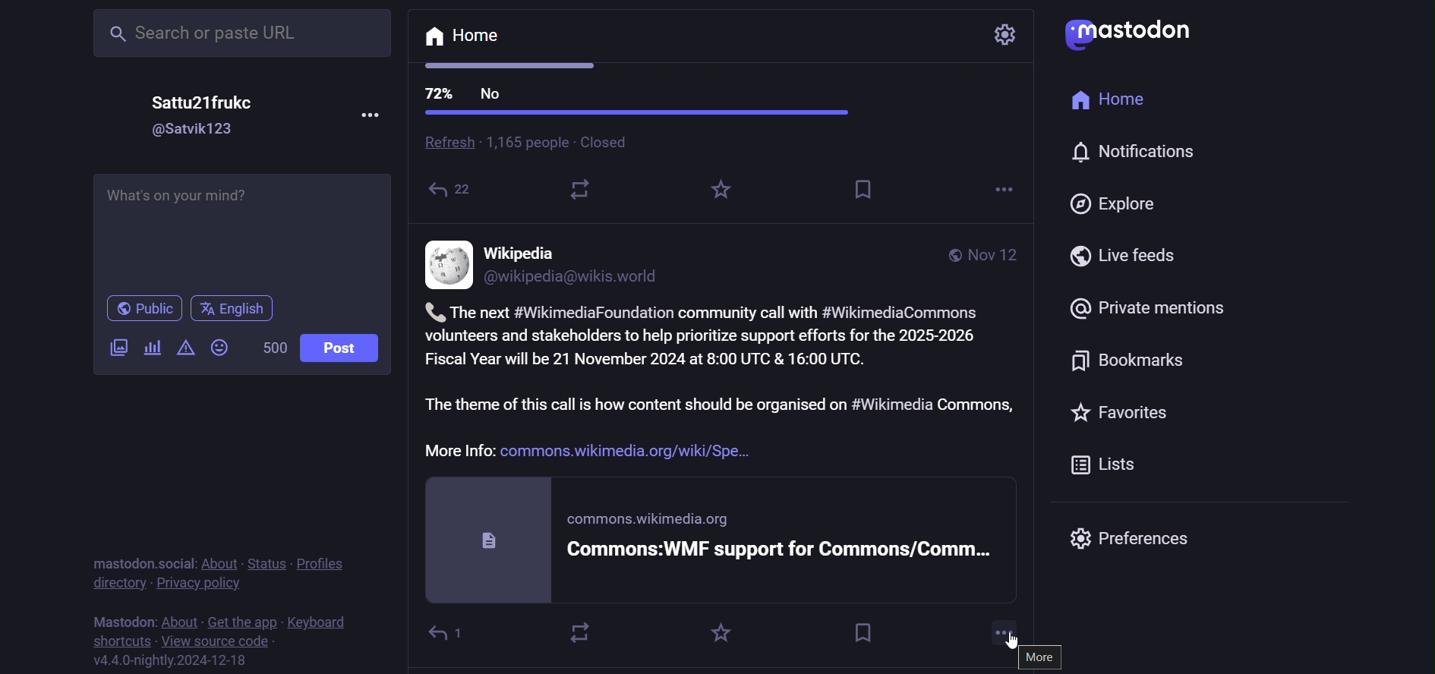 This screenshot has height=674, width=1435. Describe the element at coordinates (786, 550) in the screenshot. I see `Commons:WMF support for Commons/Comm...` at that location.